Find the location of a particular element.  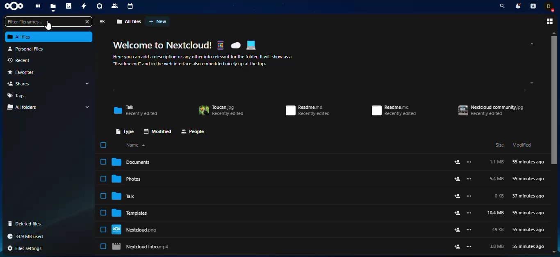

add is located at coordinates (458, 162).